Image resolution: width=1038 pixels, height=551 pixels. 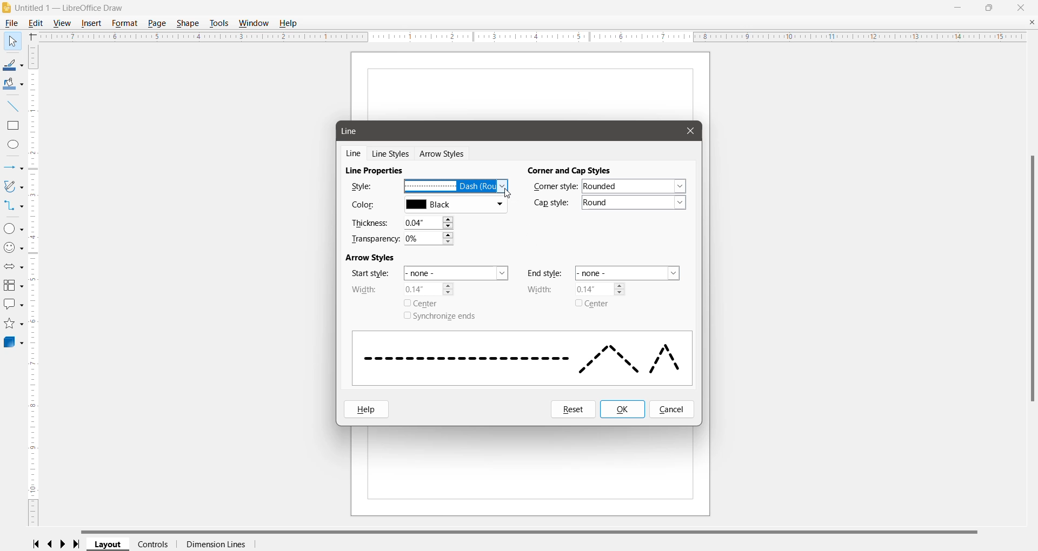 I want to click on Block Arrows, so click(x=14, y=267).